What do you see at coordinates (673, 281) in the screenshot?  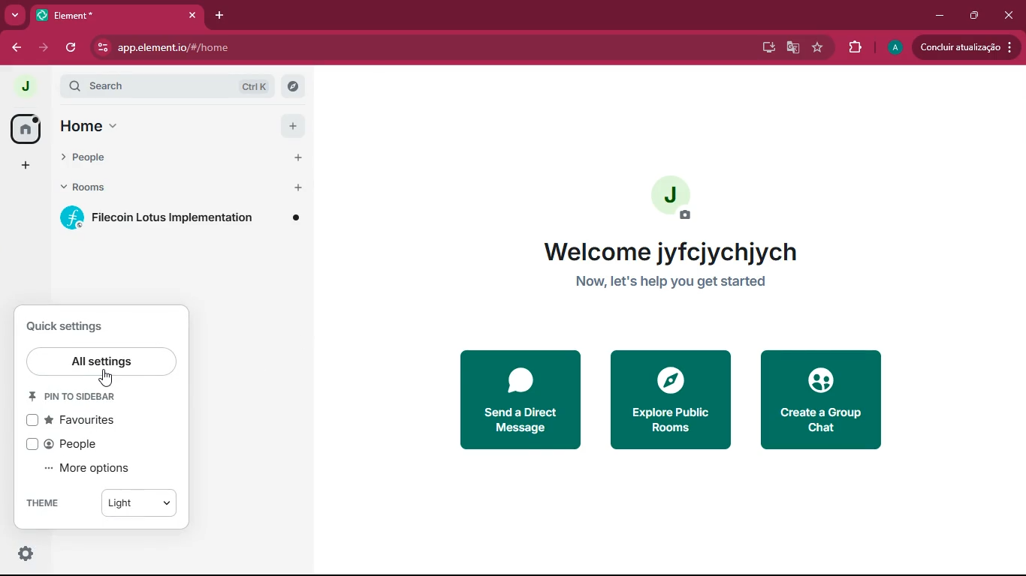 I see `now, let's help you get started` at bounding box center [673, 281].